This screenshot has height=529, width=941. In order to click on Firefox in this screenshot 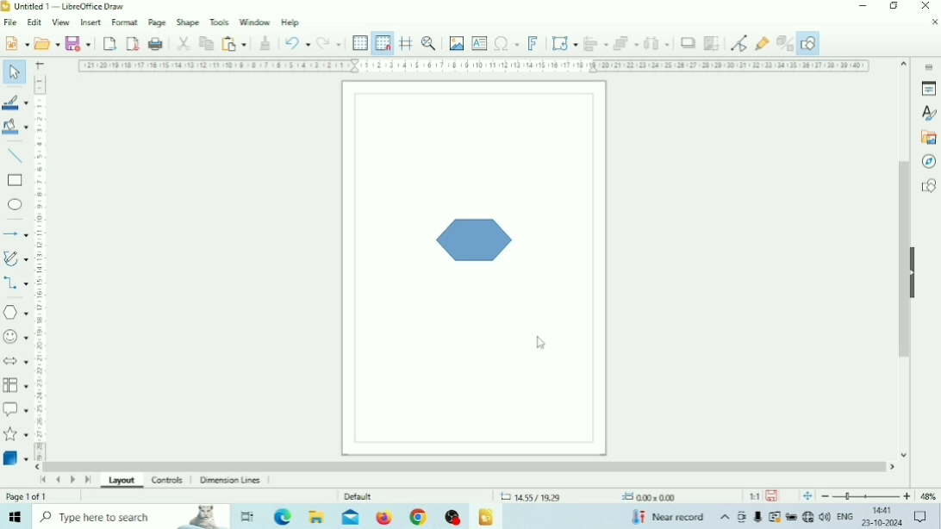, I will do `click(384, 517)`.